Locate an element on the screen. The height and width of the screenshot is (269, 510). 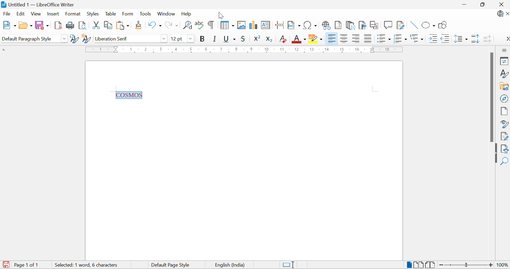
Drop Down is located at coordinates (164, 38).